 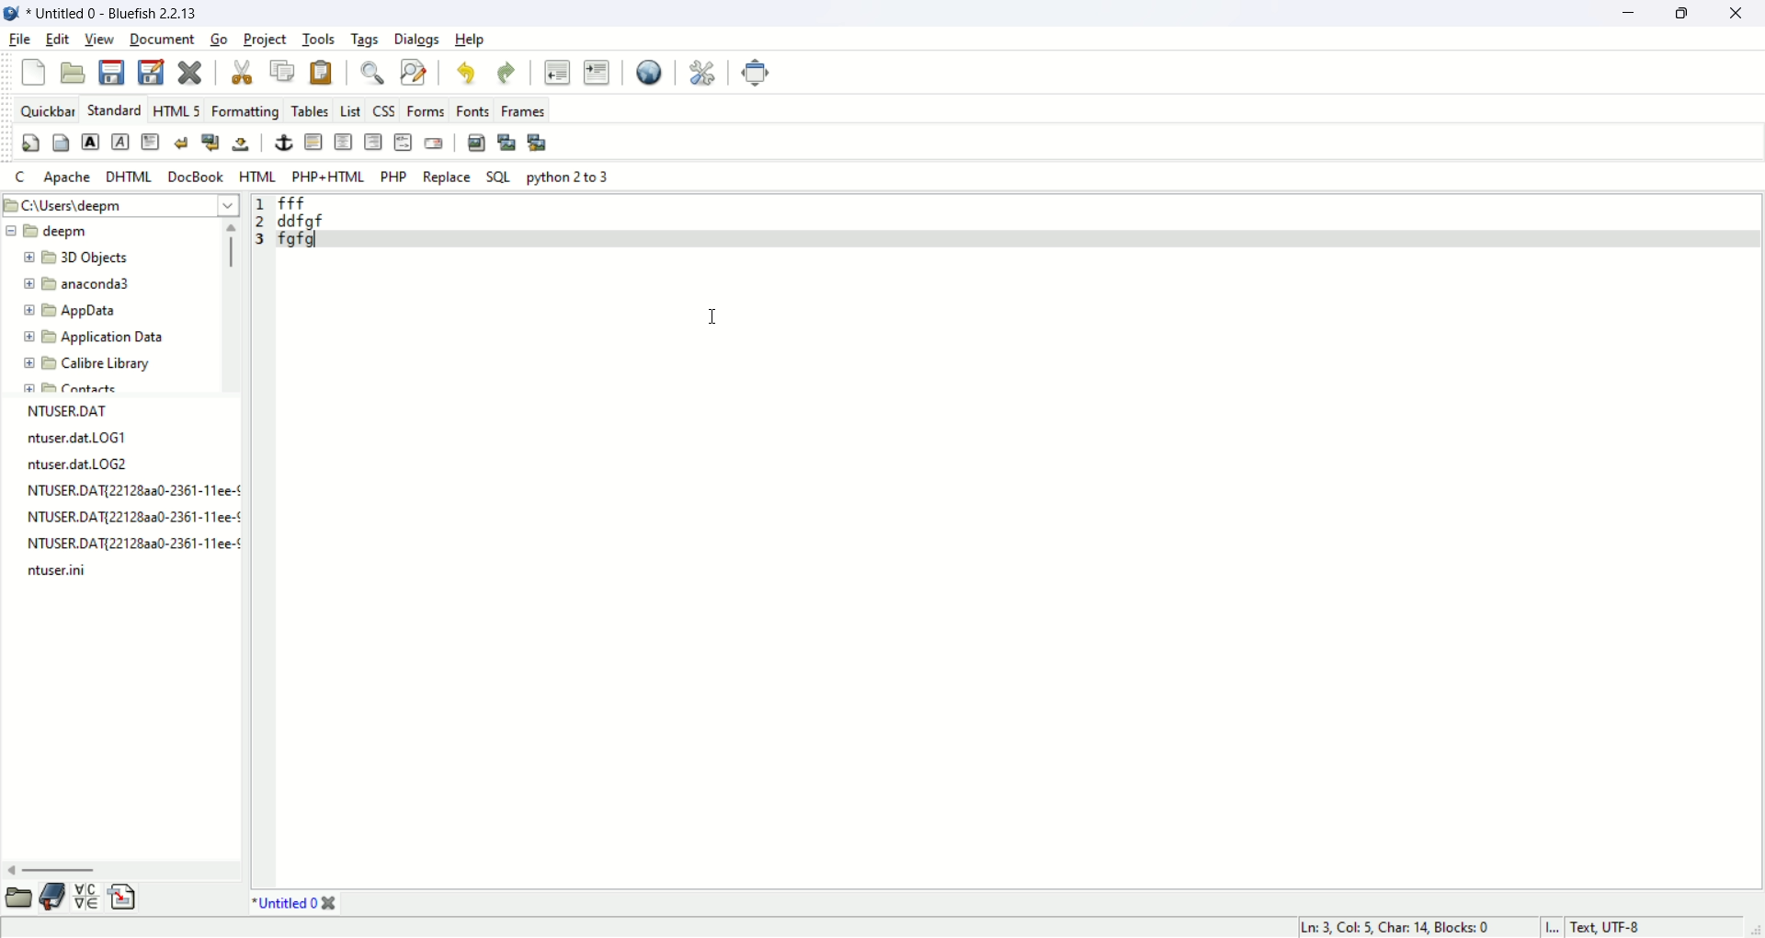 I want to click on document, so click(x=162, y=40).